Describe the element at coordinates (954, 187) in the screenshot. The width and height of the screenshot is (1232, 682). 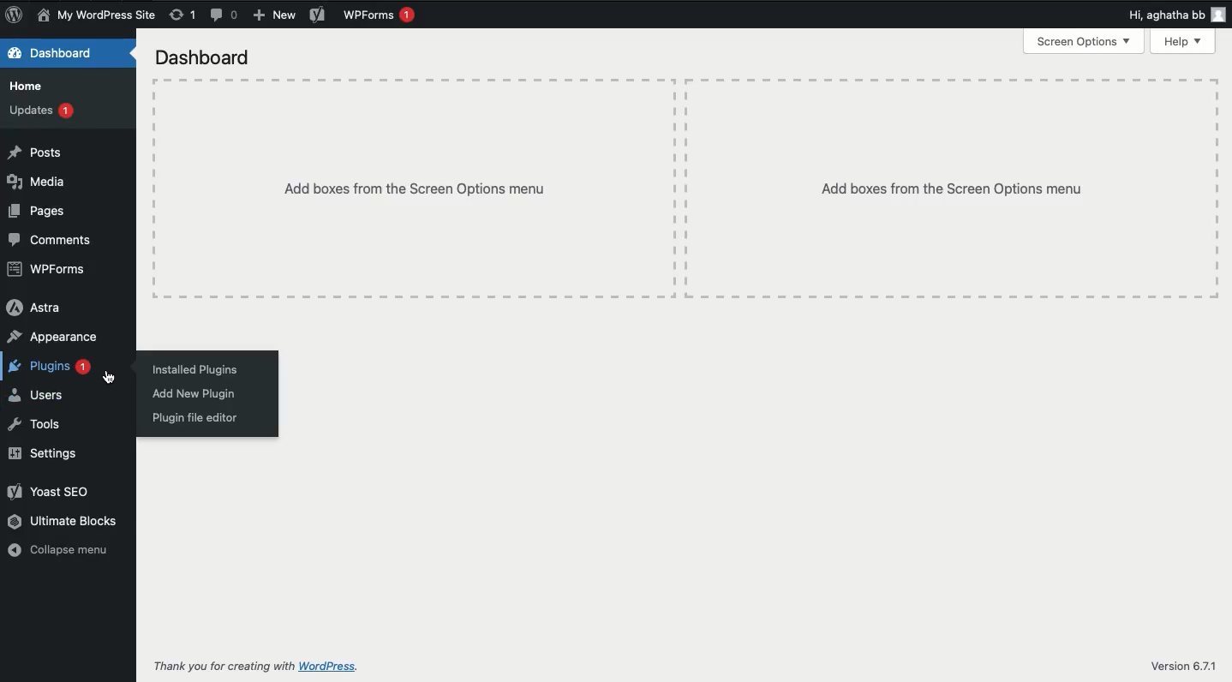
I see `Add boxes from the Screen options menu` at that location.